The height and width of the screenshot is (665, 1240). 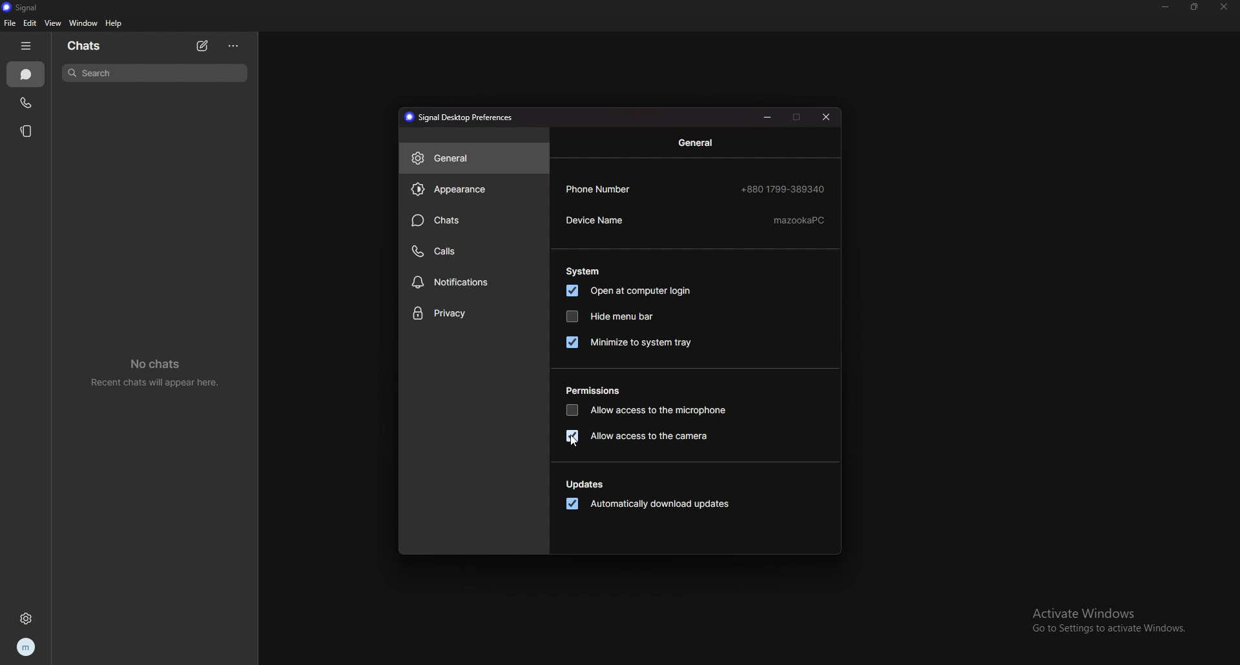 What do you see at coordinates (461, 118) in the screenshot?
I see `signal desktop preferences` at bounding box center [461, 118].